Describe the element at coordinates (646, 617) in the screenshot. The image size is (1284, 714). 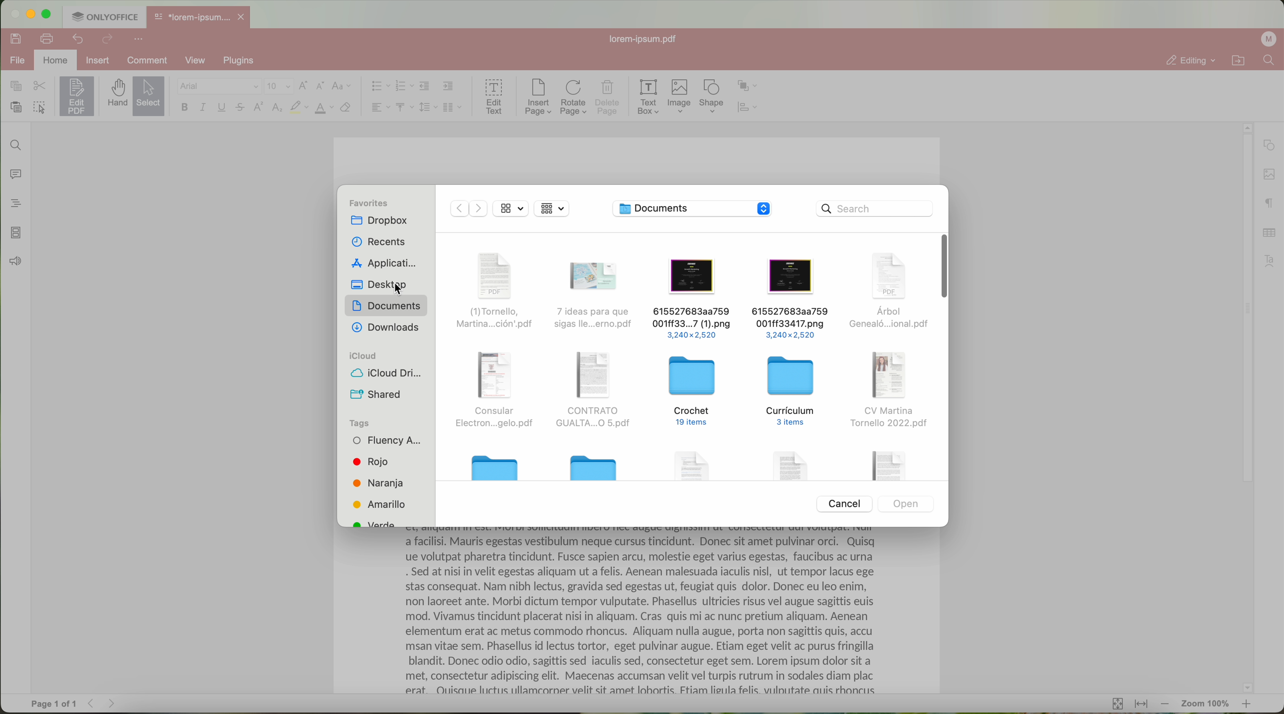
I see `a facilisi. Mauris egestas vestibulum neque cursus tinciaunt. Donec sit amet pulvinar orci.  Quisq
ue volutpat pharetra tincidunt. Fusce sapien arcu, molestie eget varius egestas, faucibus ac urna
. Sed at nisi in velit egestas aliquam ut a felis. Aenean malesuada iaculis nisl, ut tempor lacus ege
stas consequat. Nam nibh lectus, gravida sed egestas ut, feugiat quis dolor. Donec eu leo enim,
non laoreet ante. Morbi dictum tempor vulputate. Phasellus ultricies risus vel augue sagittis euis
mod. Vivamus tincidunt placerat nisi in aliquam. Cras quis mi ac nunc pretium aliquam. Aenean
elementum erat ac metus commodo rhoncus. Aliquam nulla augue, porta non sagittis quis, accu
msan vitae sem. Phasellus id lectus tortor, eget pulvinar augue. Etiam eget velit ac purus fringilla
blandit. Donec odio odio, sagittis sed iaculis sed, consectetur eget sem. Lorem ipsum dolor sit a
met, consectetur adipiscing elit. Maecenas accumsan velit vel turpis rutrum in sodales diam plac
erat. OQuisaue luctus ullamcaorner velit sit amet lobortis. Ftiam lieula felis. vilnutate auis rhoncus` at that location.